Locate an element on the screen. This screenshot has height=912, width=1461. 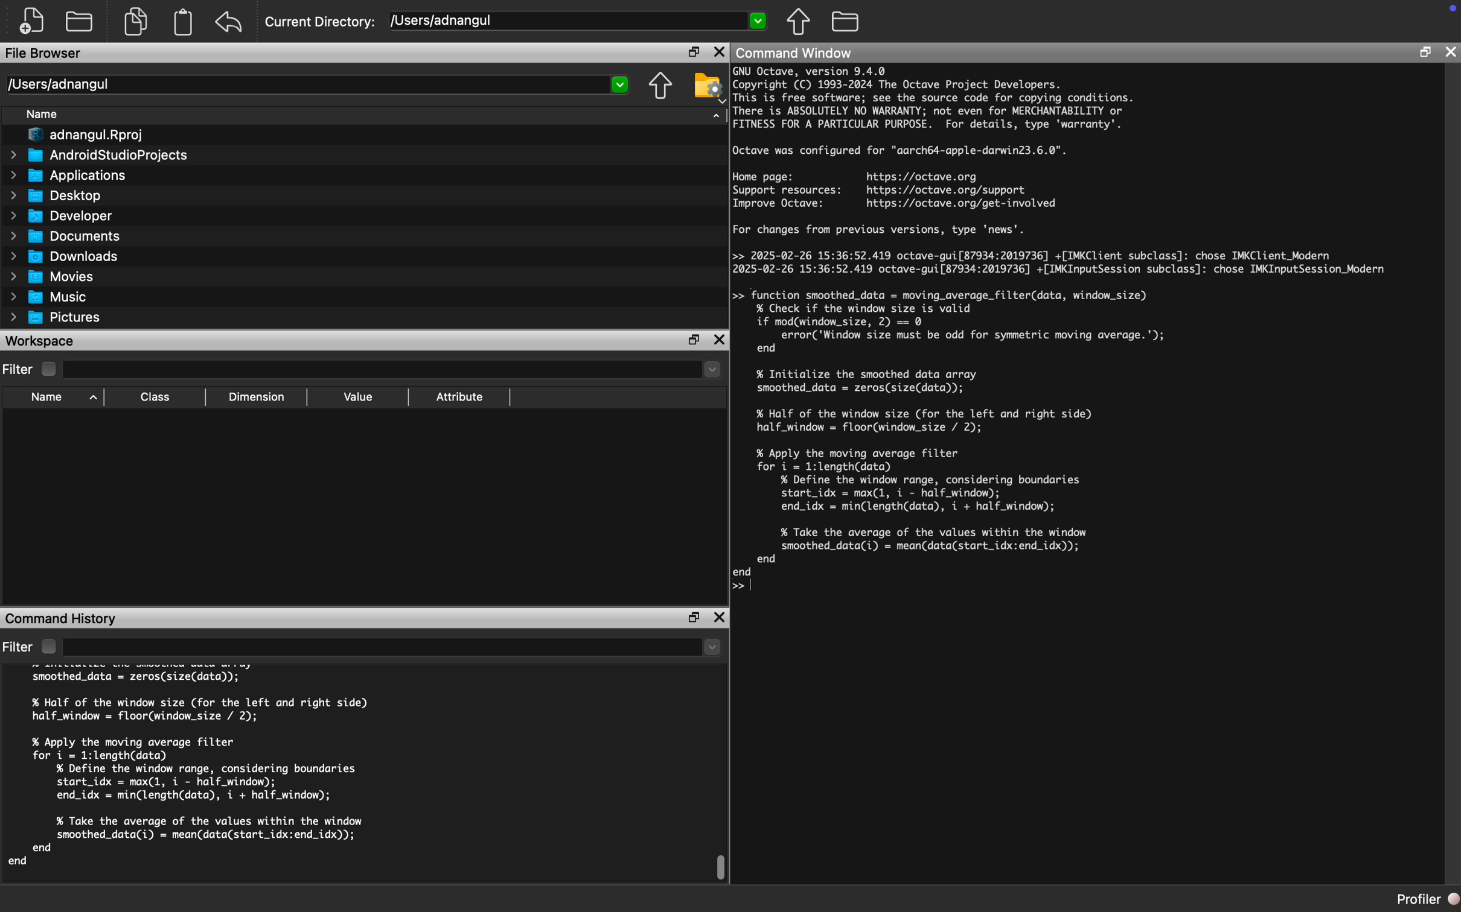
# Octave 9.4.0, Wed Feb 26 15:36:16 2025 PKT <adnangul@Adnans-MacBook-Pro.local> is located at coordinates (253, 876).